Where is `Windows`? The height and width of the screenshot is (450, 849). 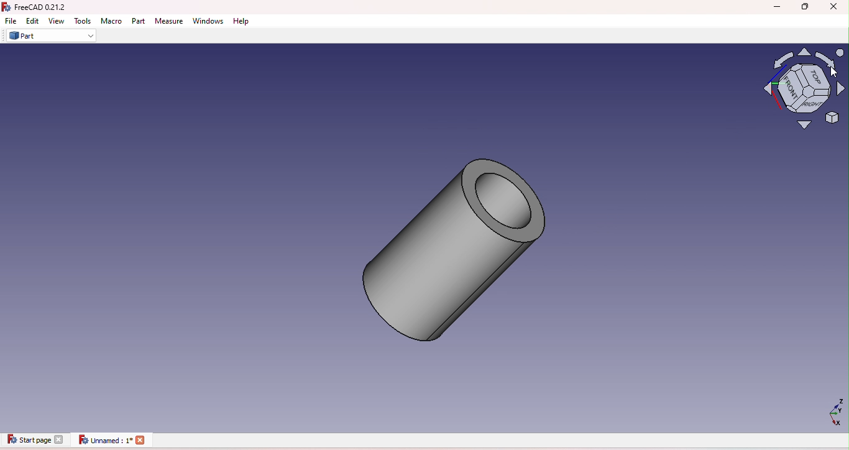
Windows is located at coordinates (211, 21).